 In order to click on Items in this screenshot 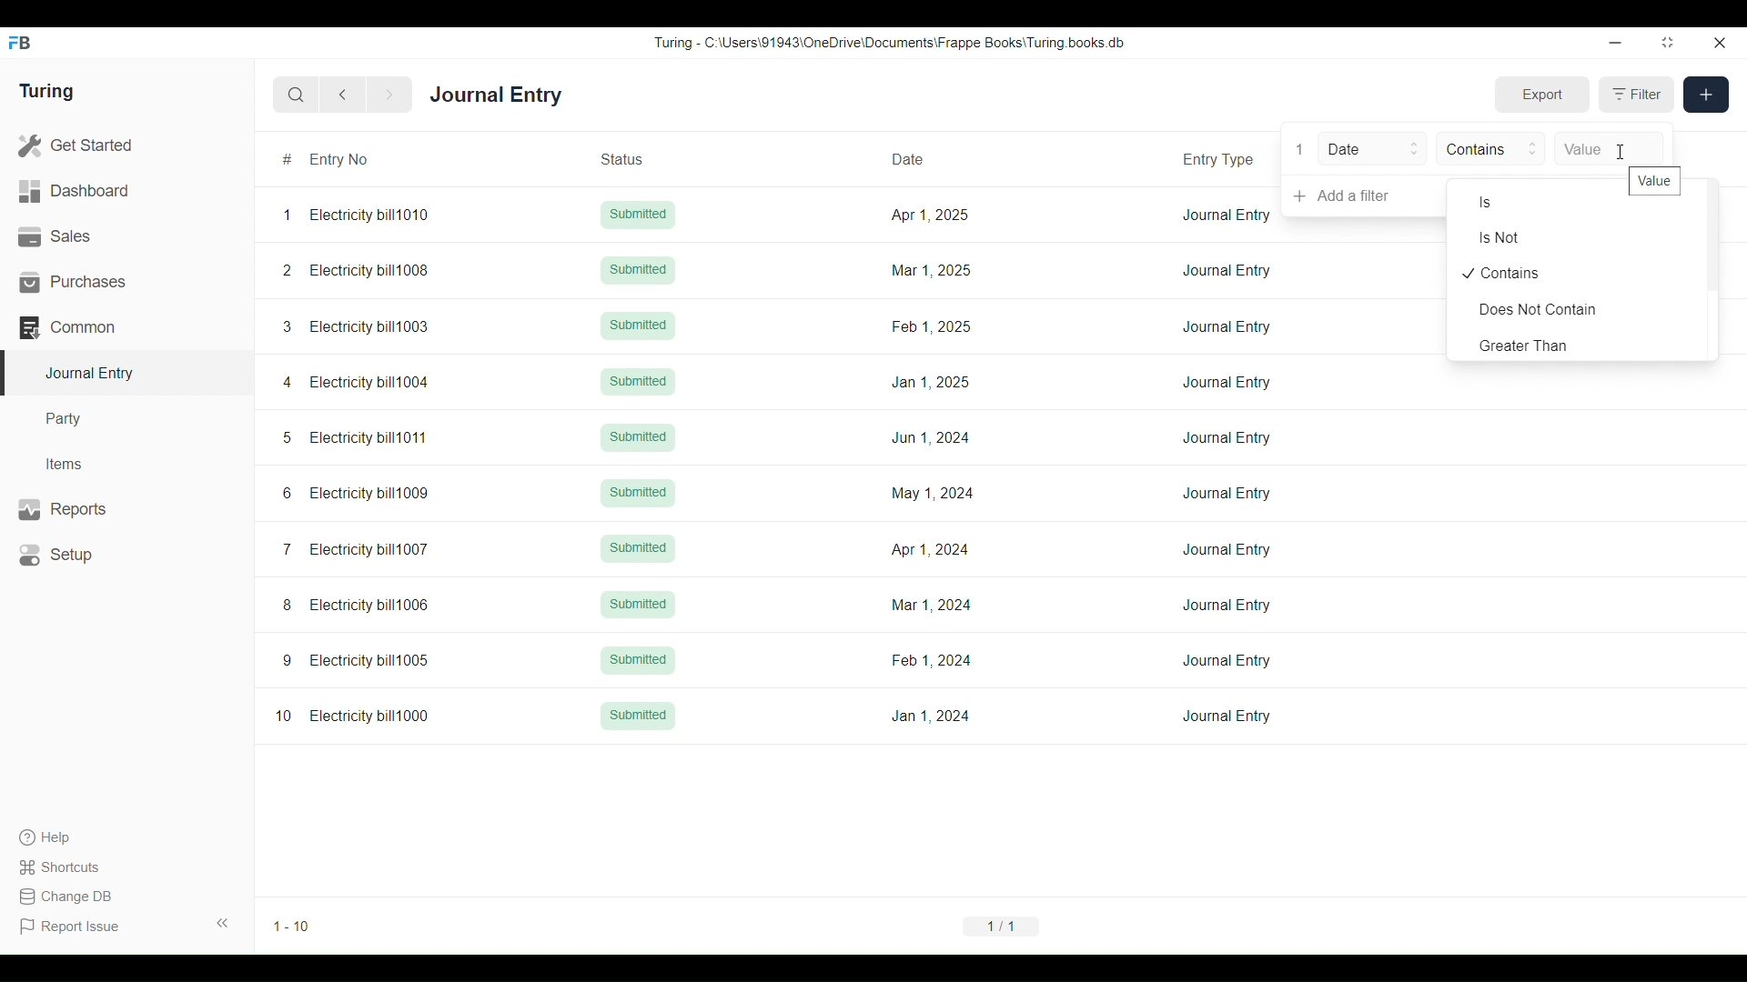, I will do `click(127, 465)`.